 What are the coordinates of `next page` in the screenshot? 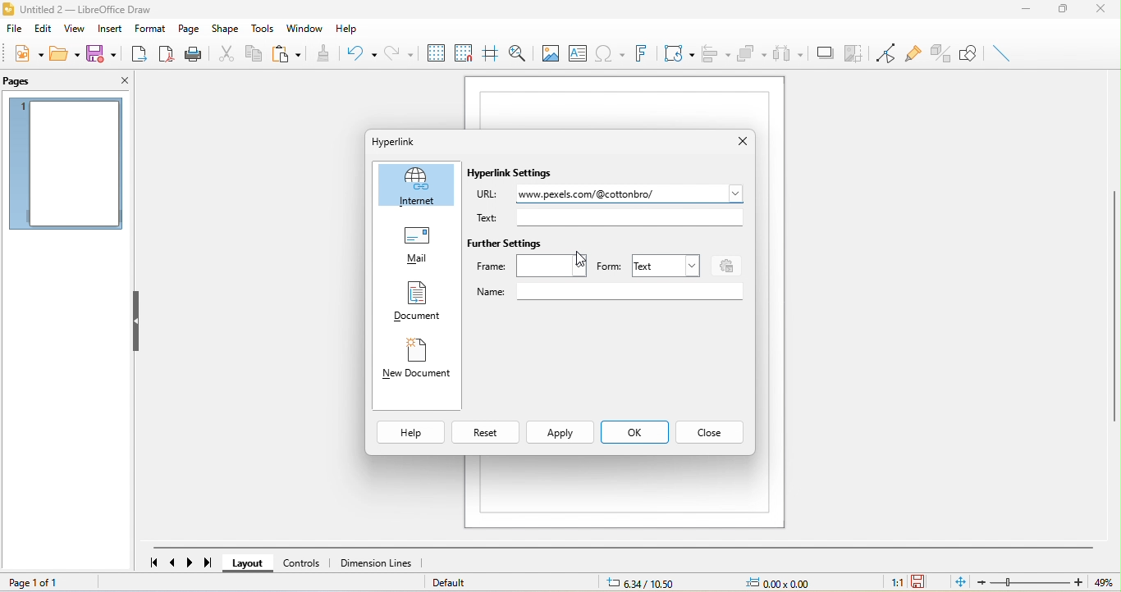 It's located at (192, 563).